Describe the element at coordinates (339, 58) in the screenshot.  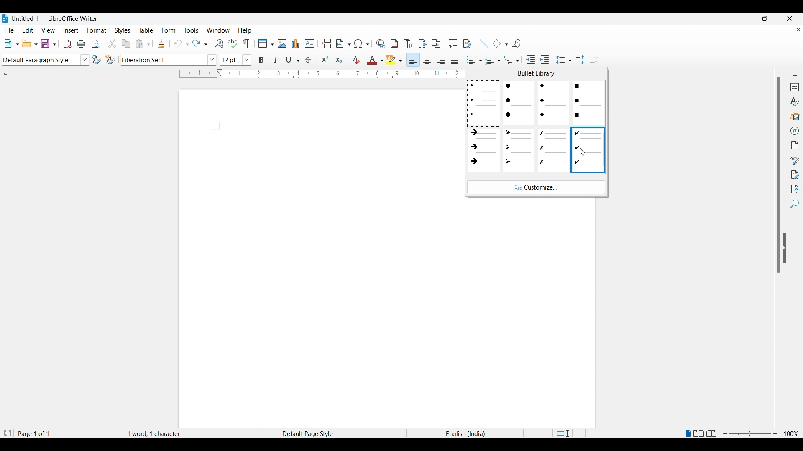
I see `subscript` at that location.